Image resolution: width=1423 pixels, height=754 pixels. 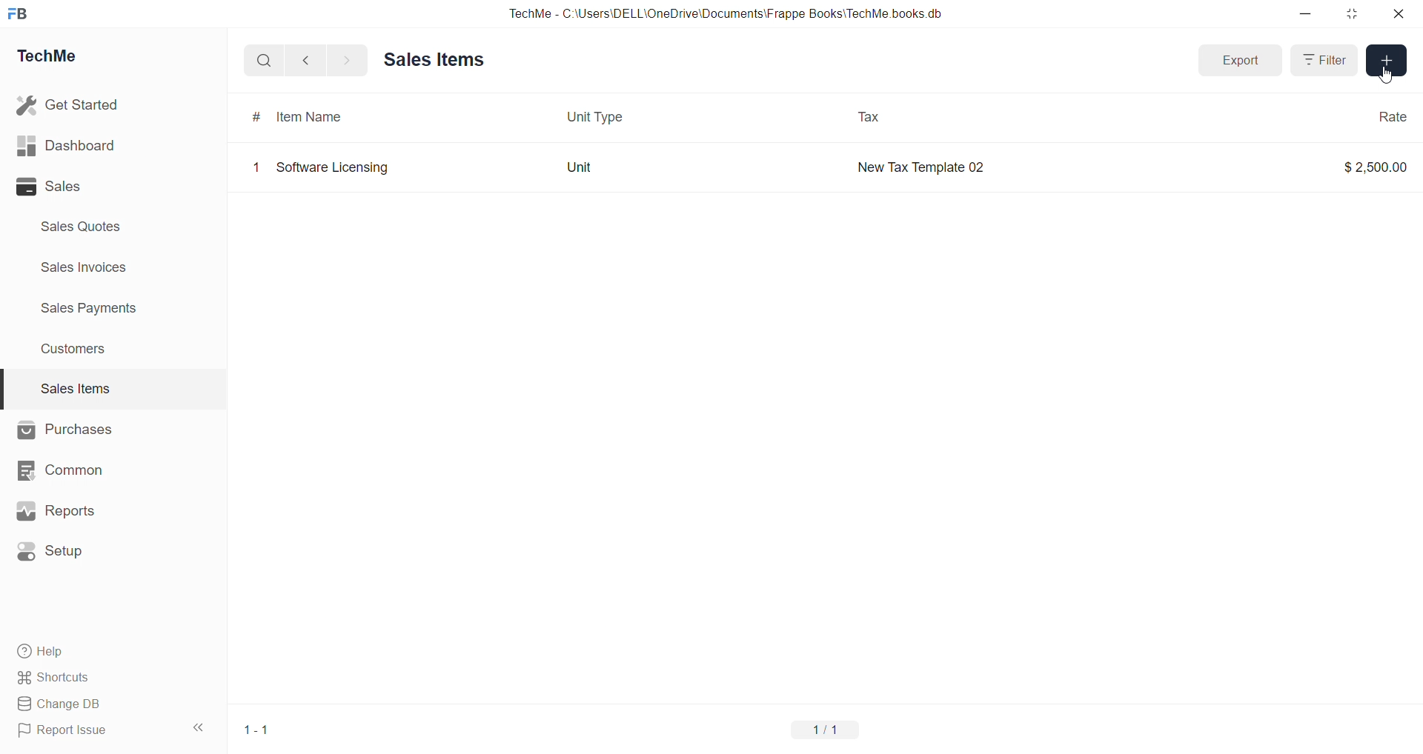 I want to click on Rate, so click(x=1391, y=116).